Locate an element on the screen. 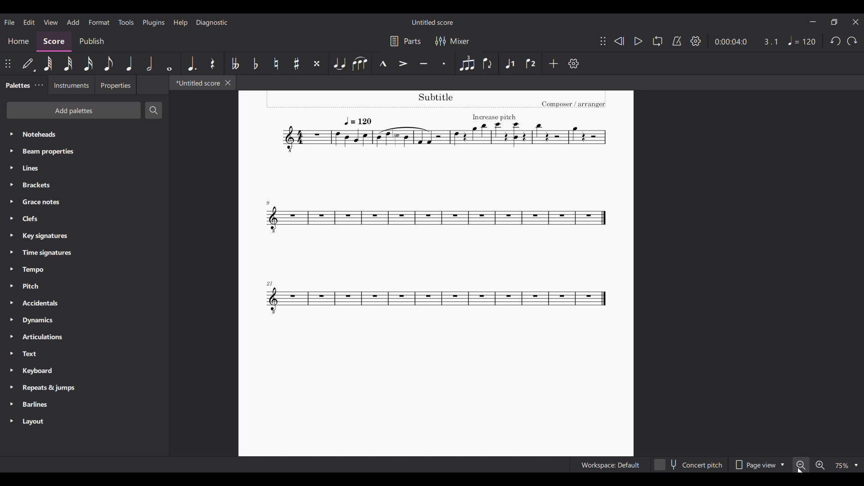  Redo is located at coordinates (852, 41).